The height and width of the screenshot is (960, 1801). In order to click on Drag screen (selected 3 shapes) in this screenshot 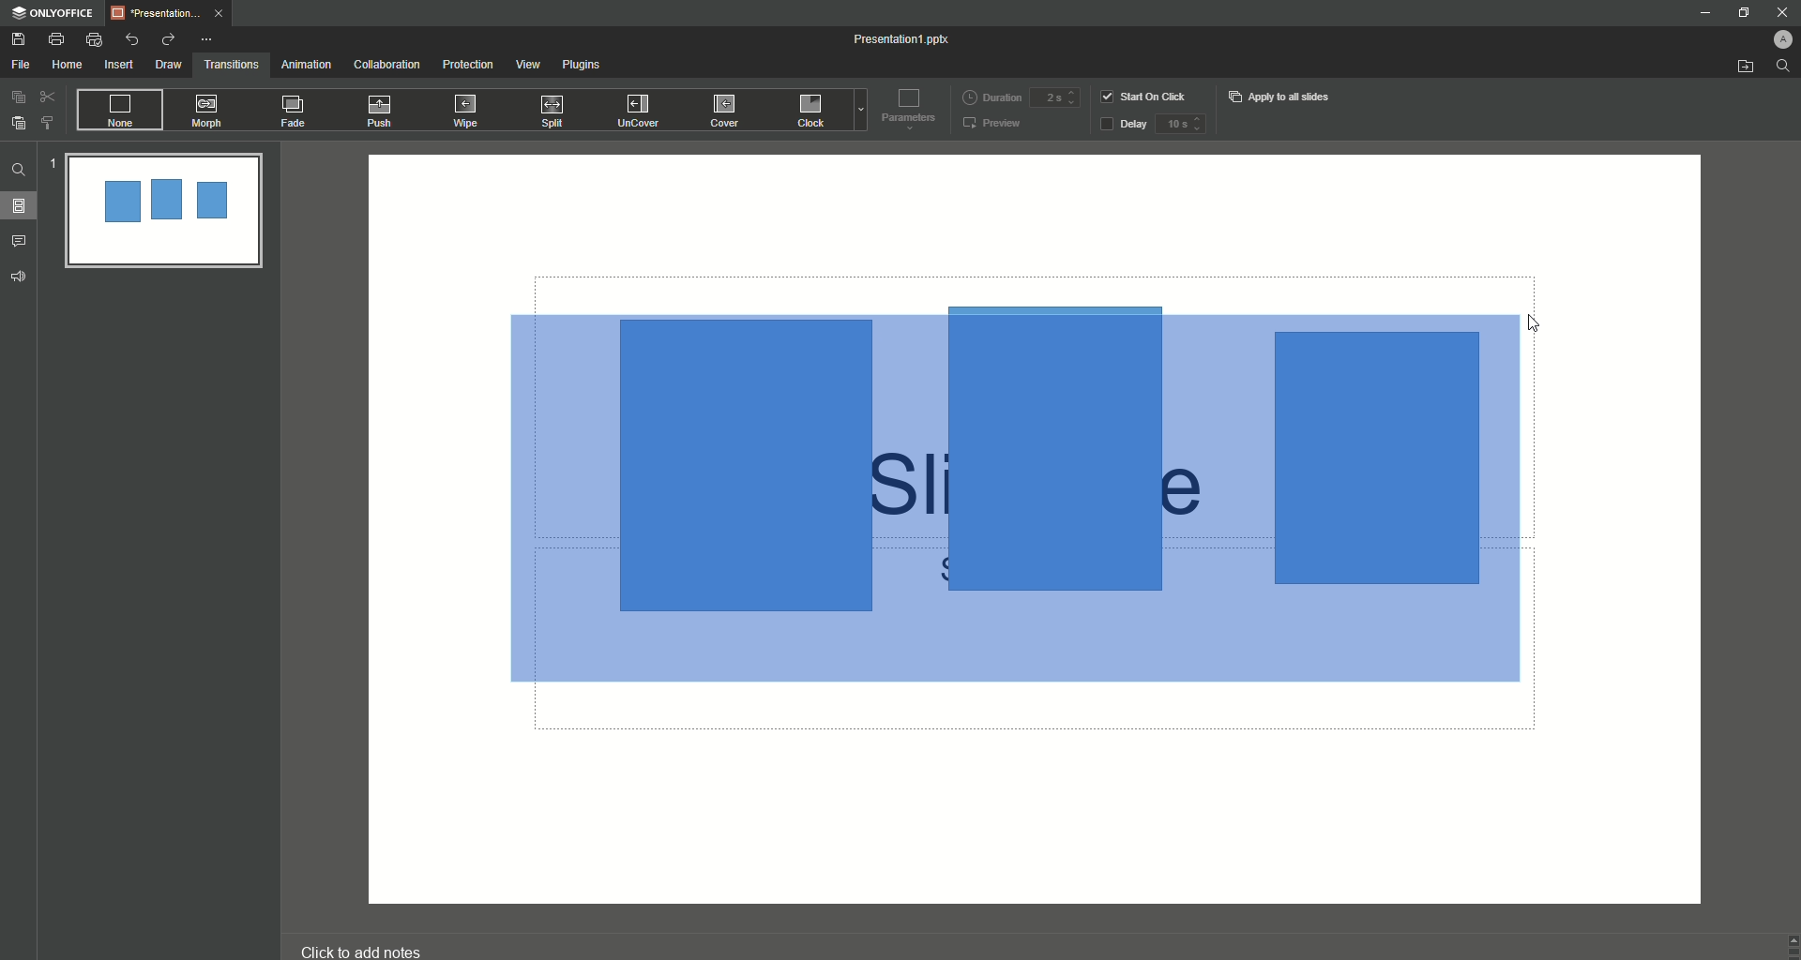, I will do `click(1023, 499)`.